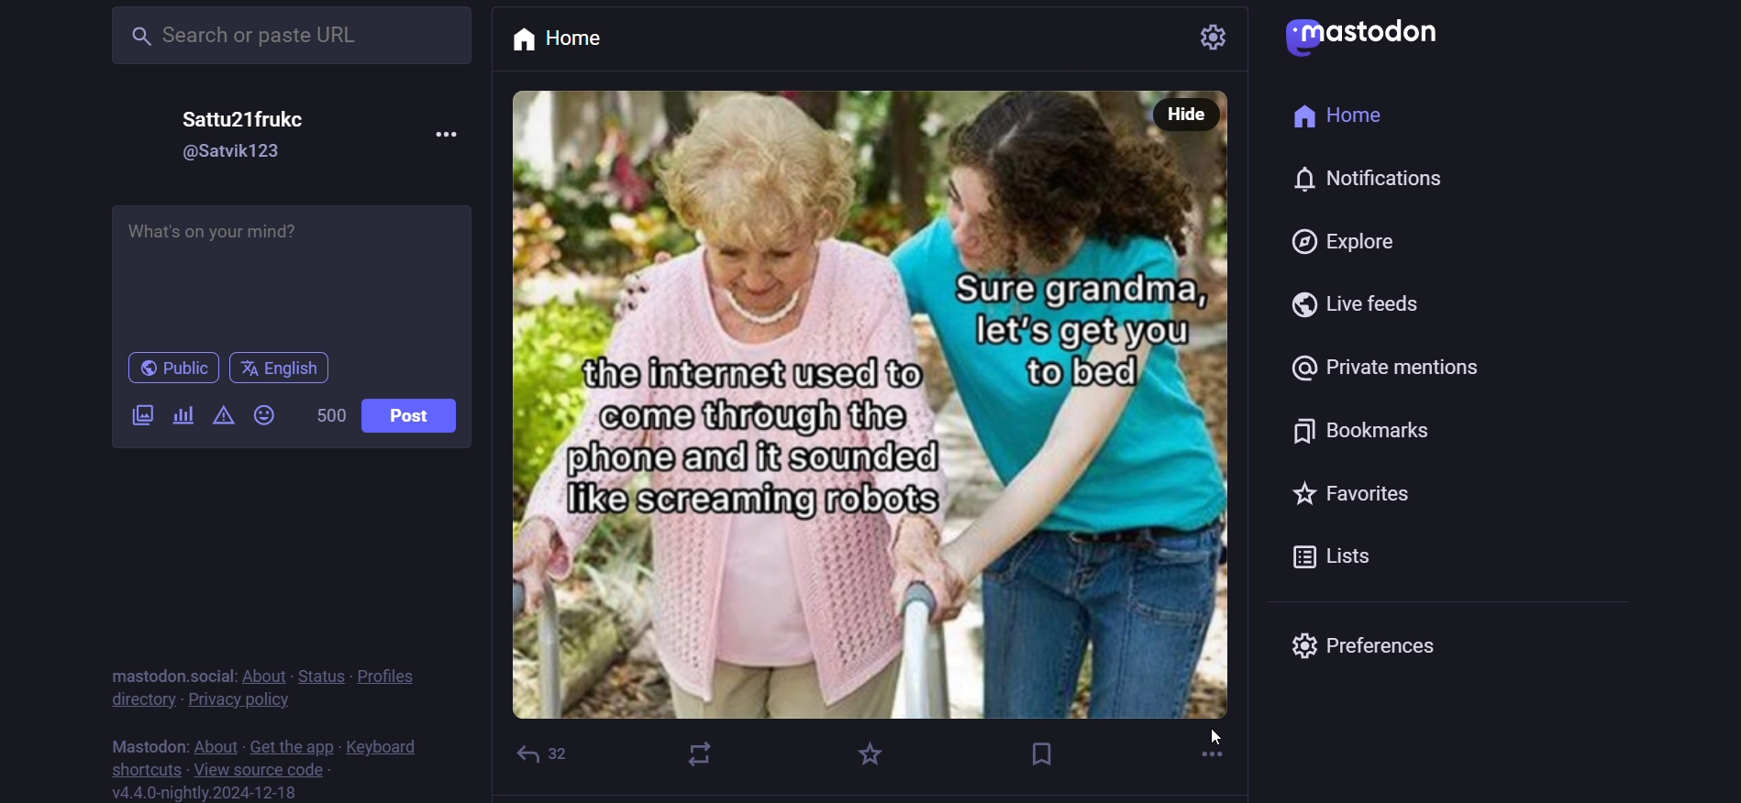 The width and height of the screenshot is (1741, 803). I want to click on home, so click(589, 39).